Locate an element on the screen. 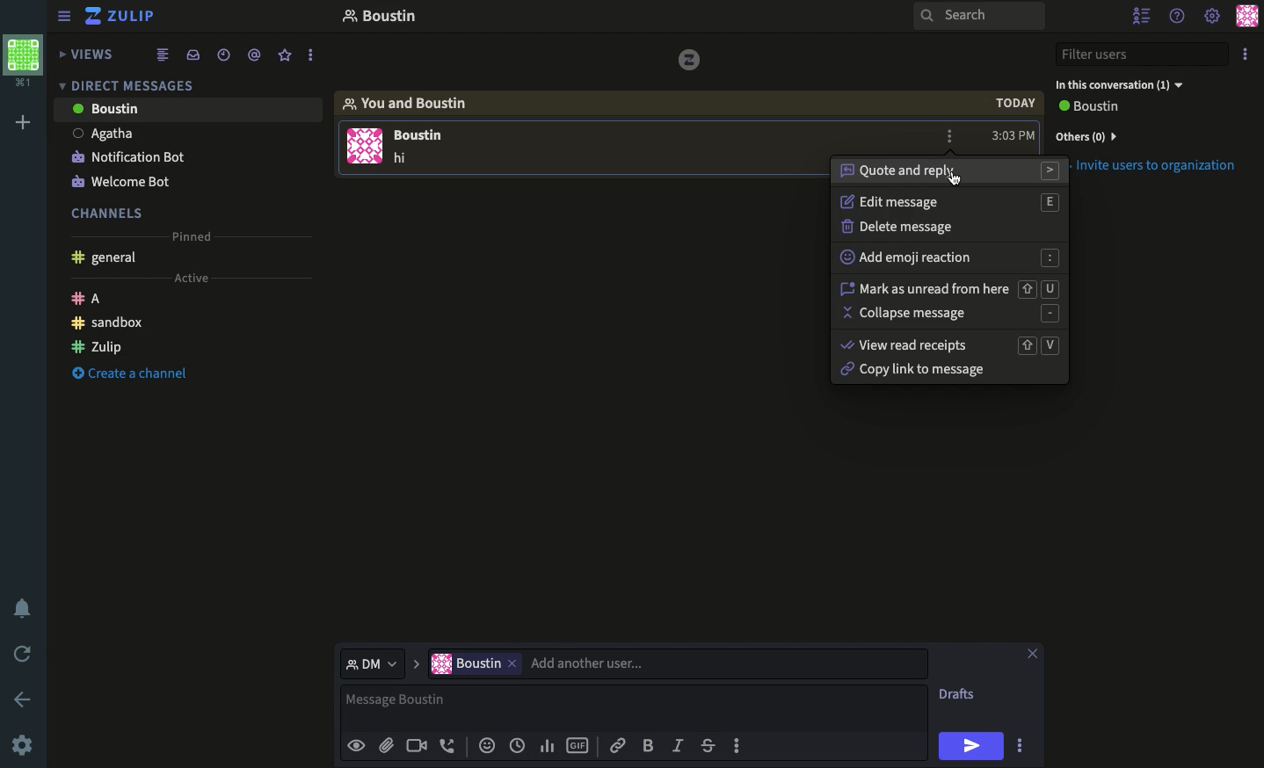 The image size is (1264, 768). Time is located at coordinates (518, 745).